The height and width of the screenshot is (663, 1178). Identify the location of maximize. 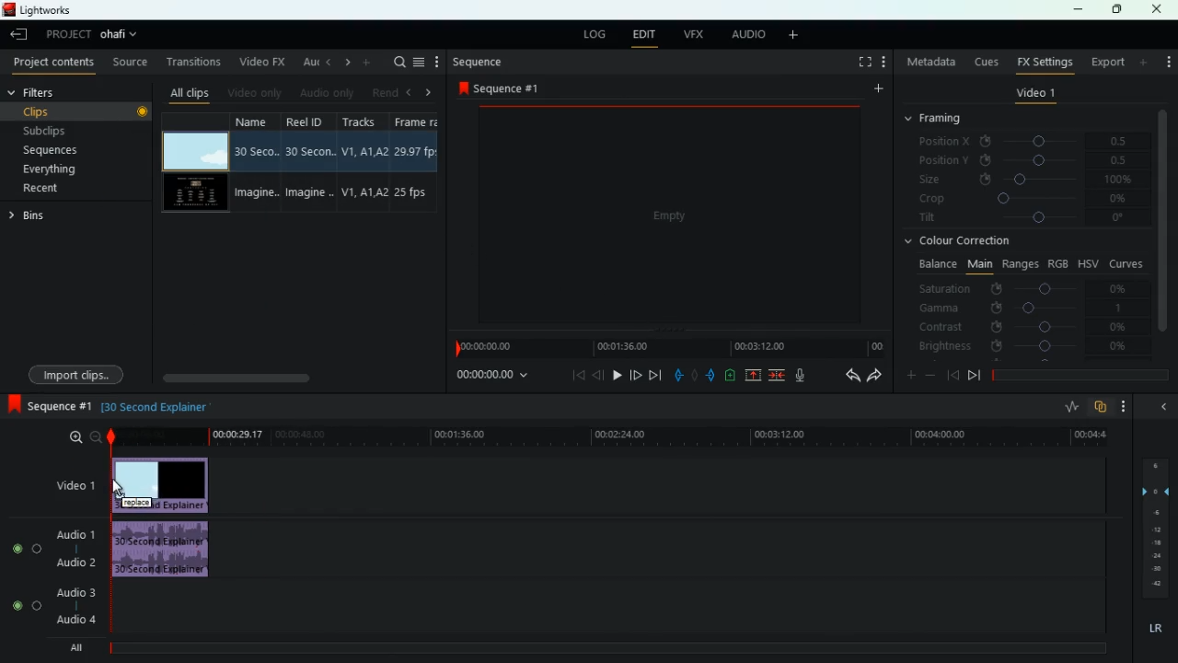
(1118, 9).